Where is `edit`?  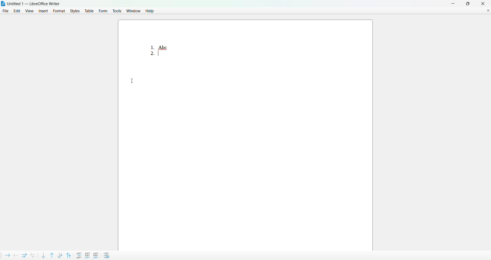
edit is located at coordinates (17, 11).